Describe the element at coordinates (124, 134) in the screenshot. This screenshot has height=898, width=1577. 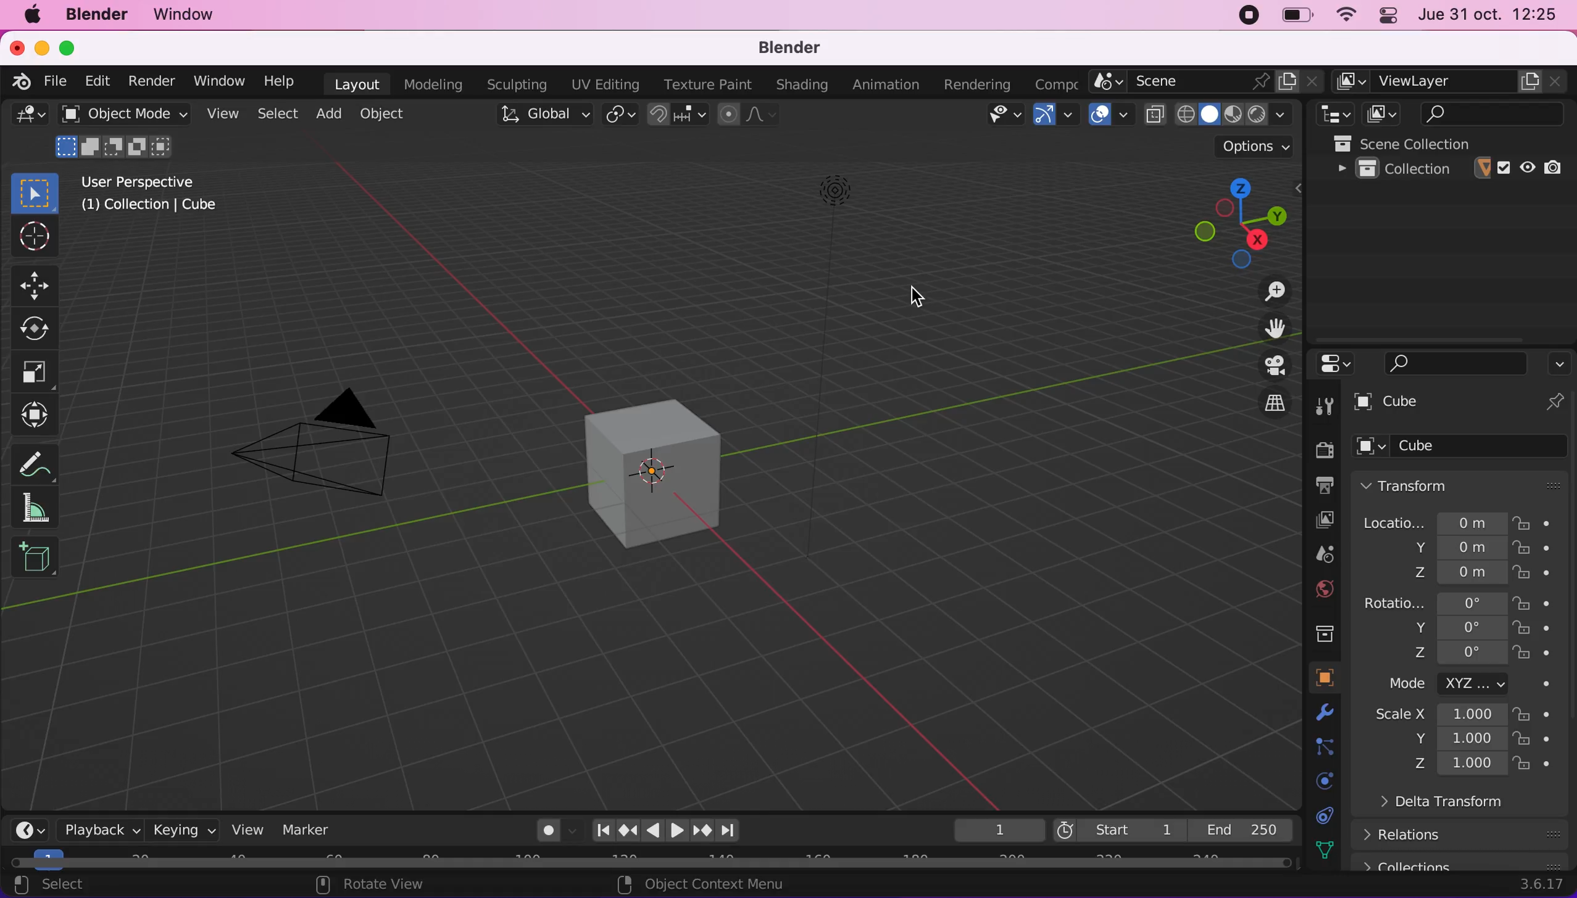
I see `object mode` at that location.